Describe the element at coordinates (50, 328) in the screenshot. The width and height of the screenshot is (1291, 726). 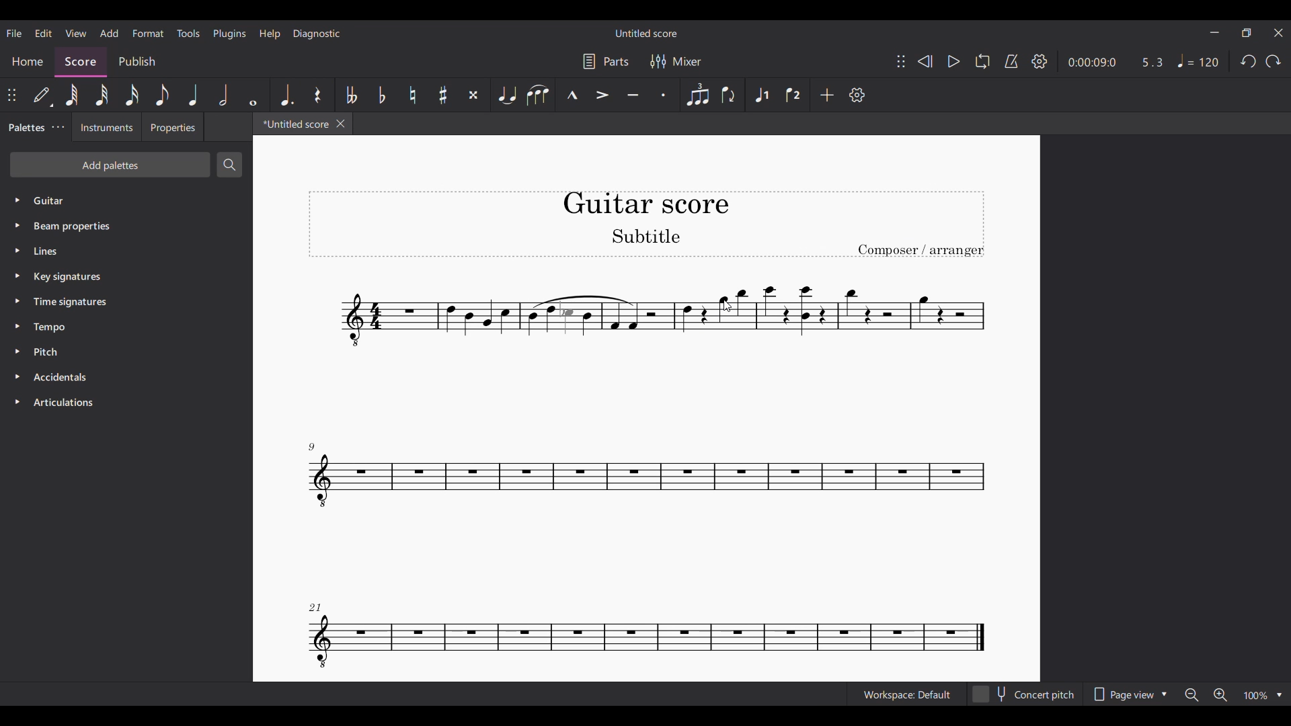
I see `Tempo` at that location.